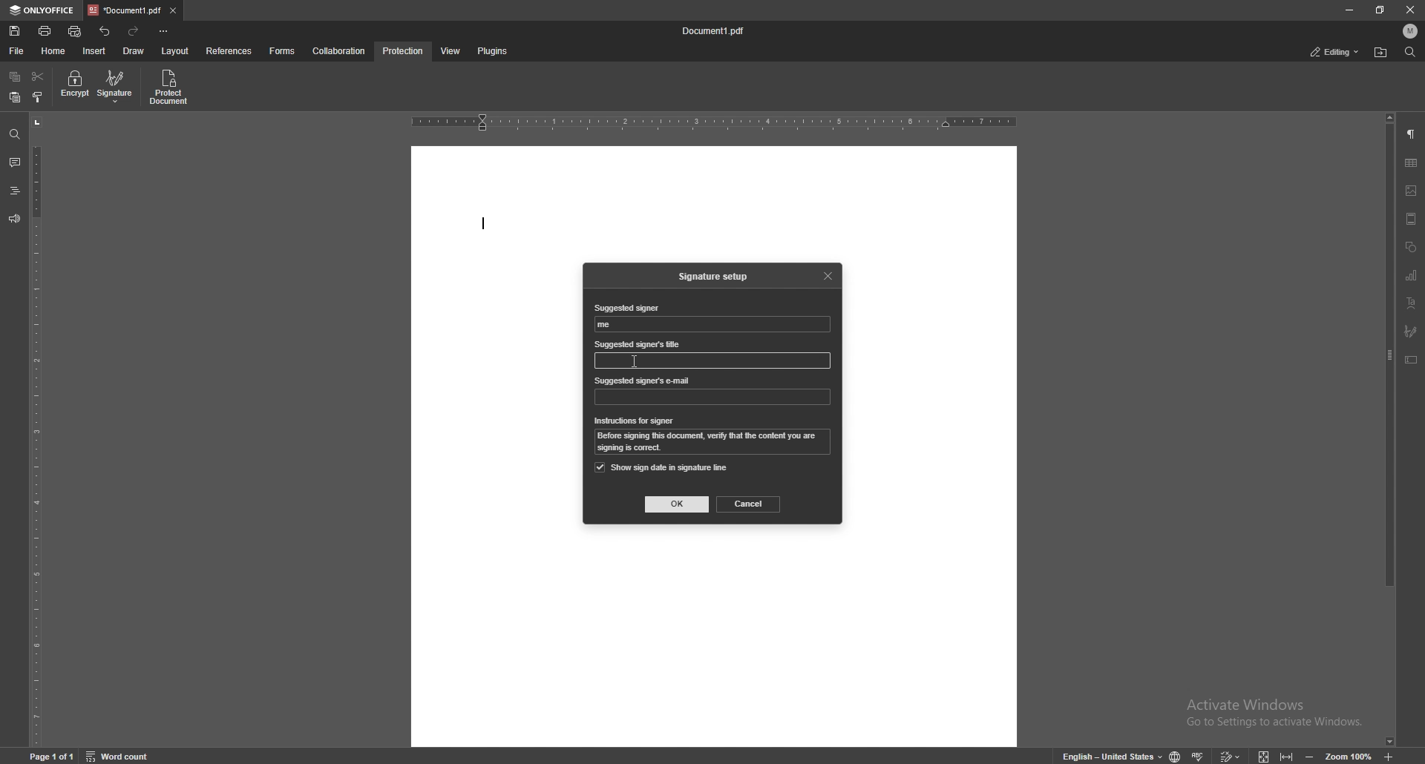 Image resolution: width=1425 pixels, height=764 pixels. I want to click on input box, so click(712, 397).